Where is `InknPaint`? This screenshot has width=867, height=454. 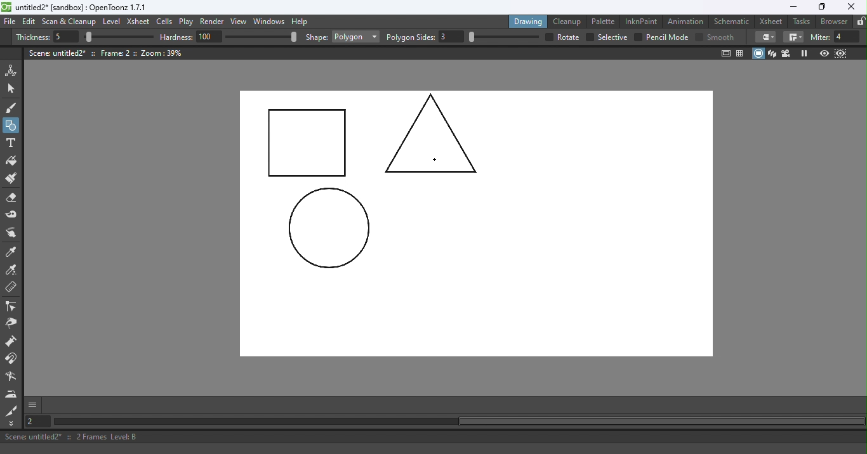 InknPaint is located at coordinates (642, 20).